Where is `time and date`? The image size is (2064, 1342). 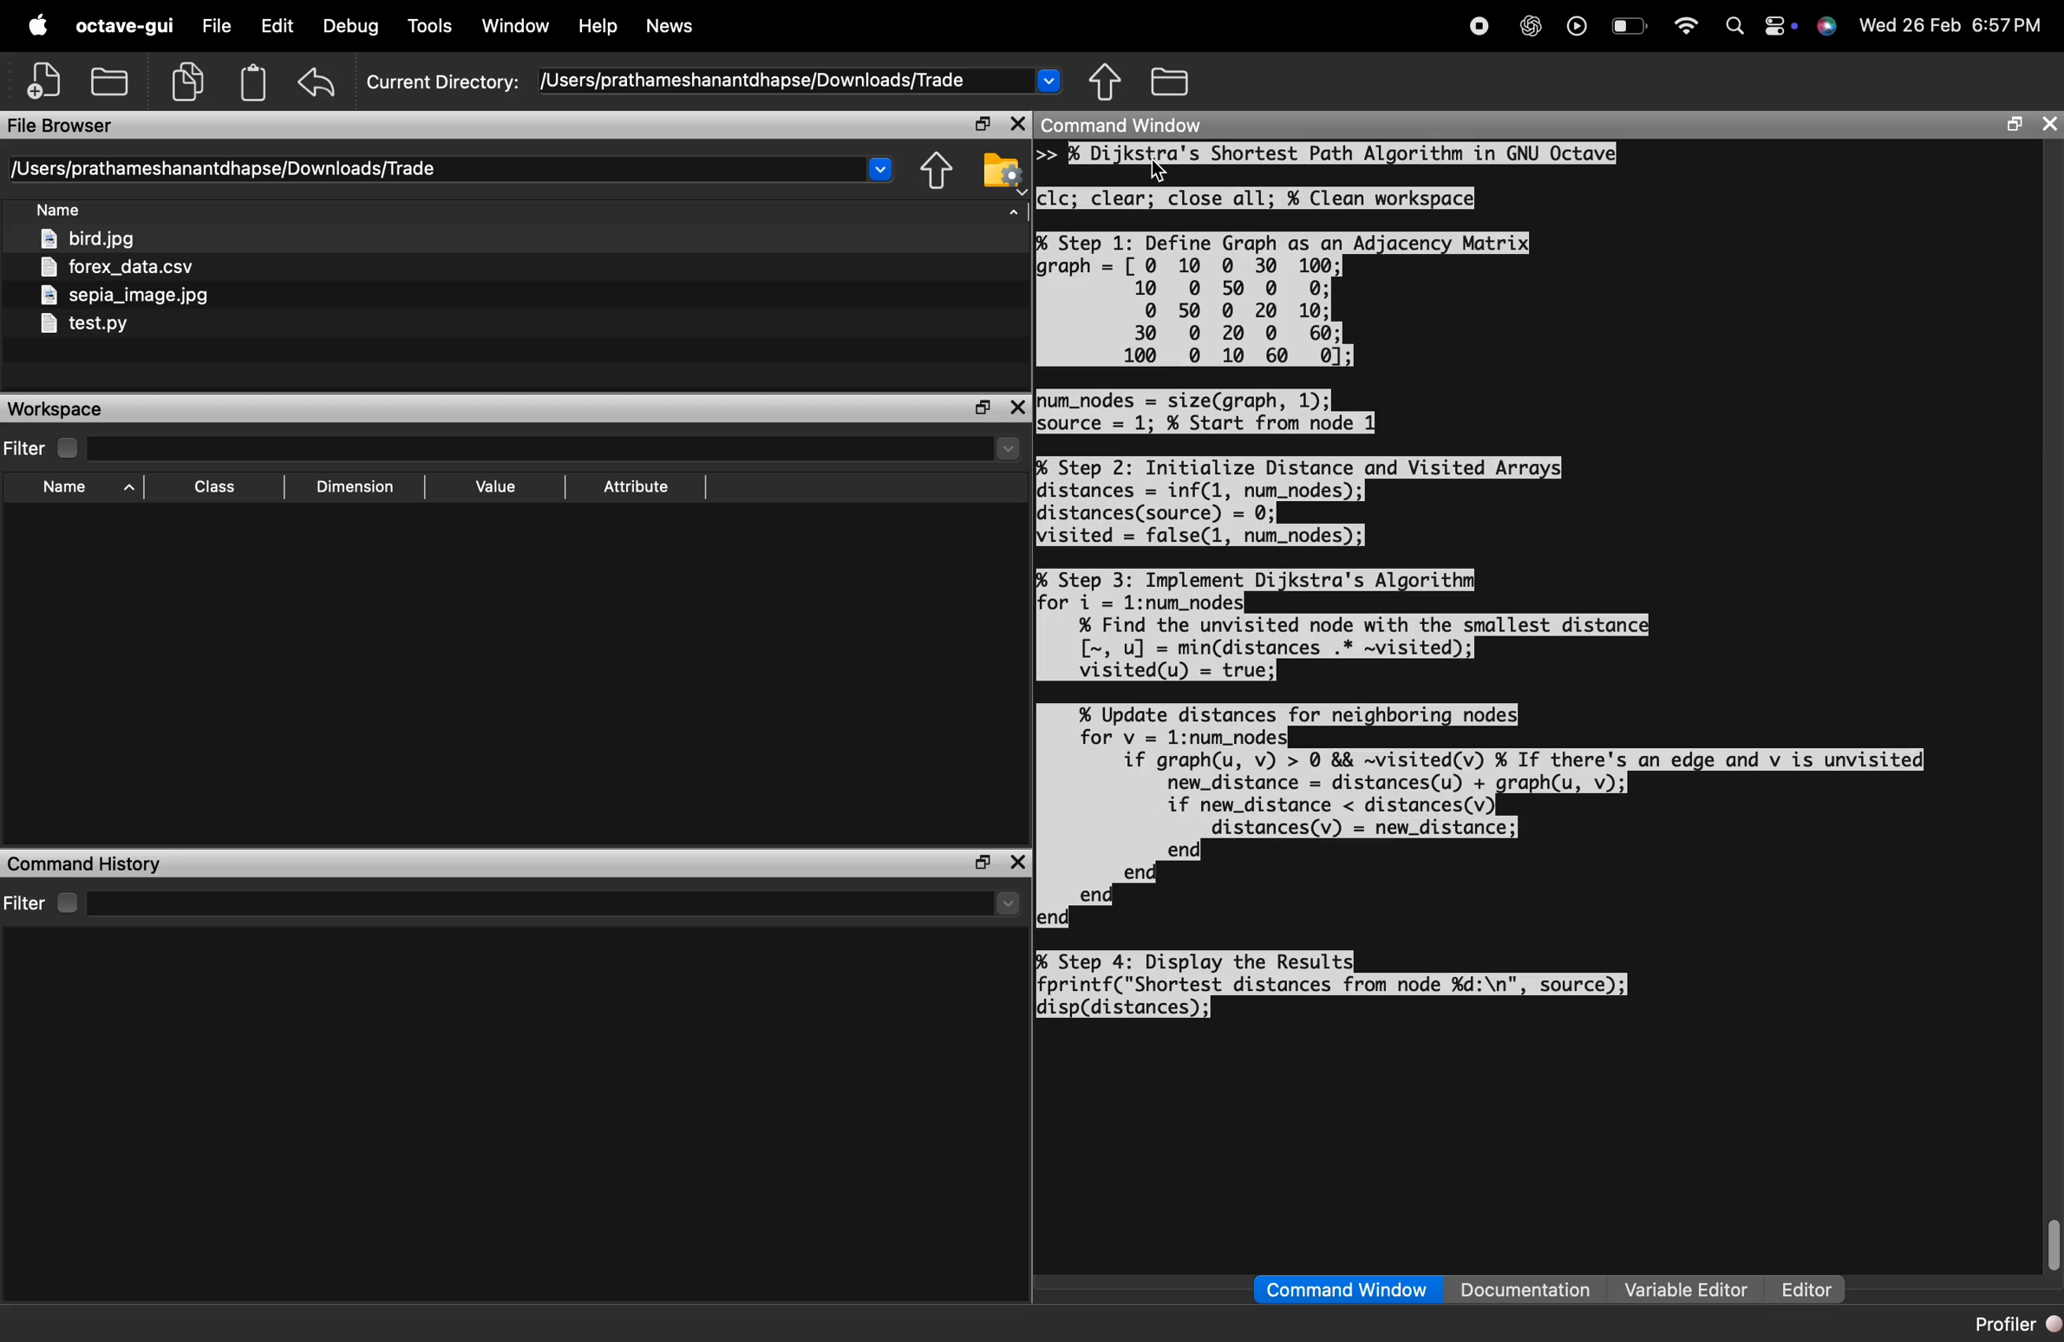 time and date is located at coordinates (1956, 26).